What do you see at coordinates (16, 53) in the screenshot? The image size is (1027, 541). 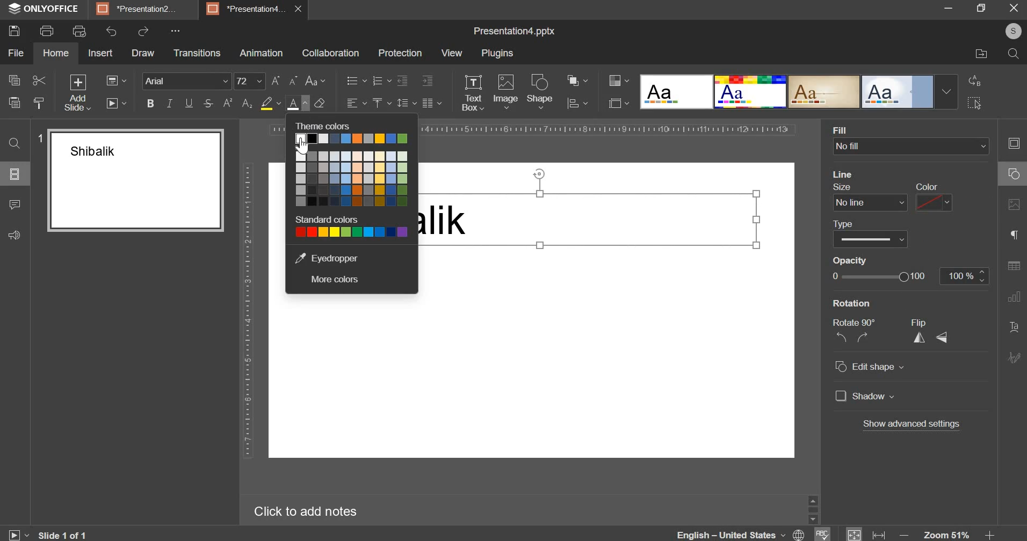 I see `file` at bounding box center [16, 53].